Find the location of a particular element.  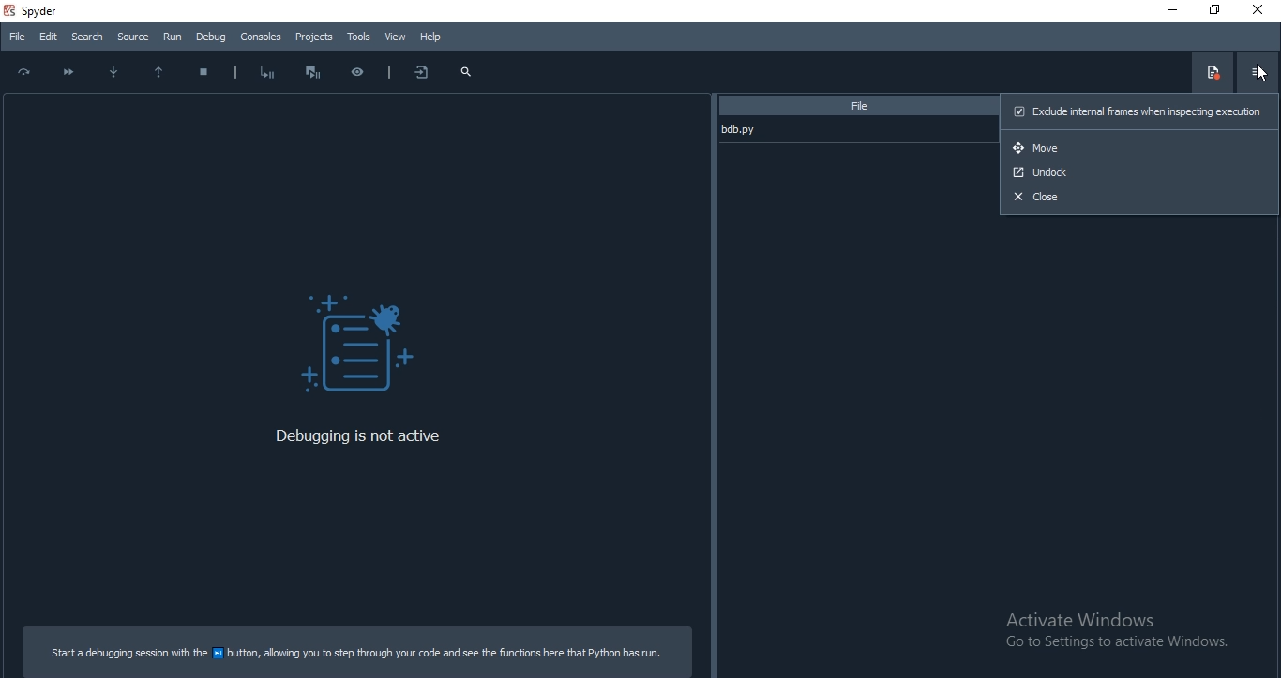

Tools is located at coordinates (357, 36).